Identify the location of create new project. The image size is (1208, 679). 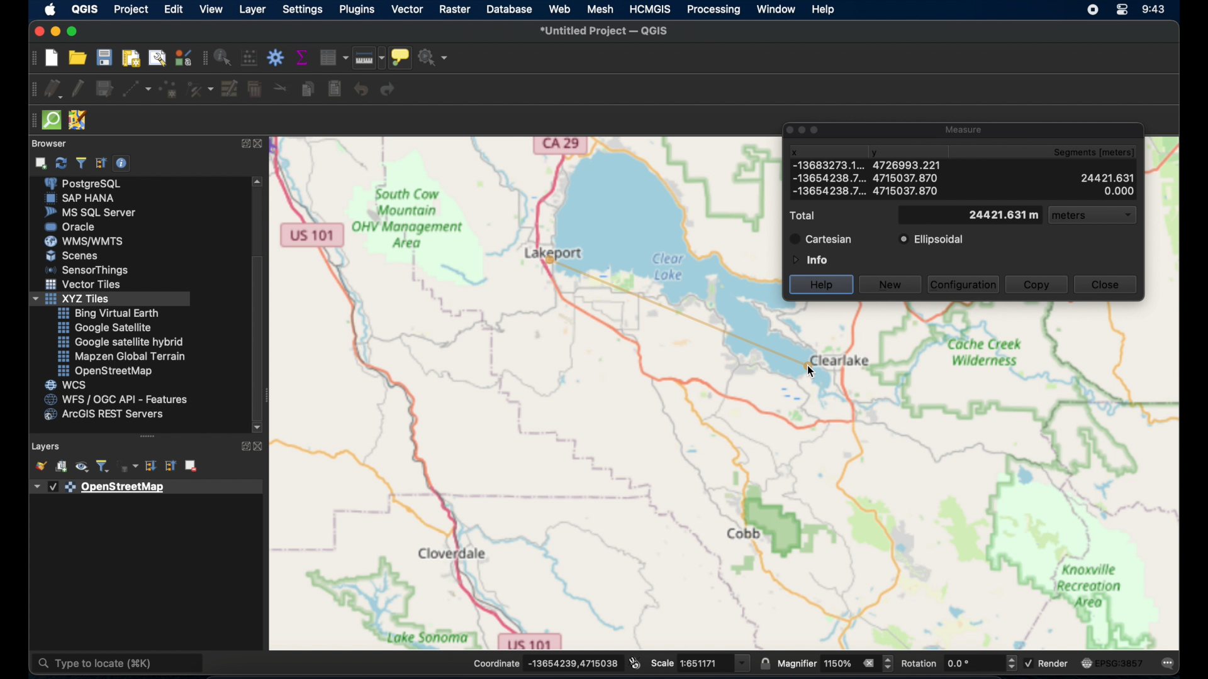
(51, 58).